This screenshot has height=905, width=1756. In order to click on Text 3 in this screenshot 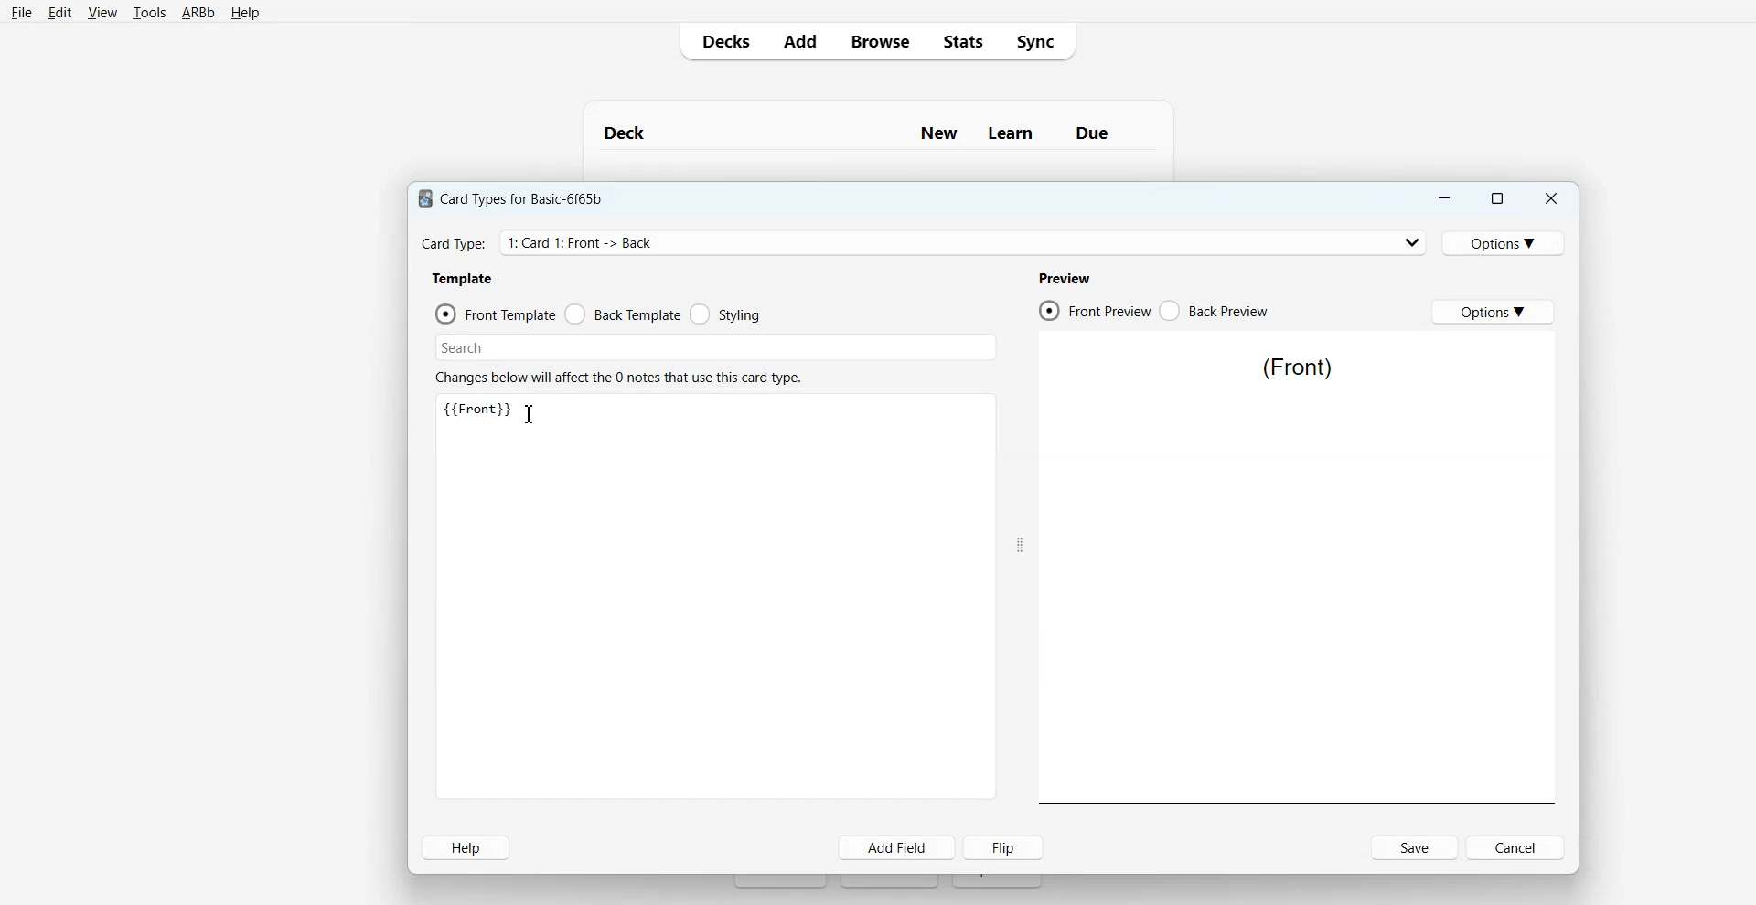, I will do `click(620, 377)`.